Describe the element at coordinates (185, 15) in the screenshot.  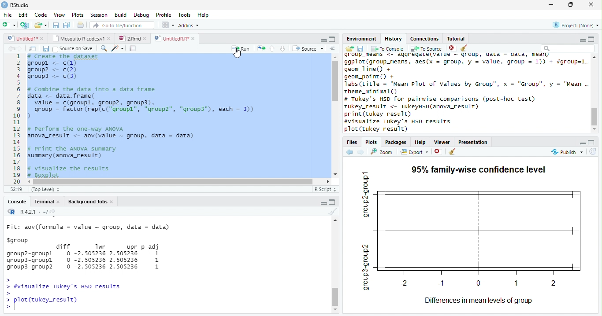
I see `Tools` at that location.